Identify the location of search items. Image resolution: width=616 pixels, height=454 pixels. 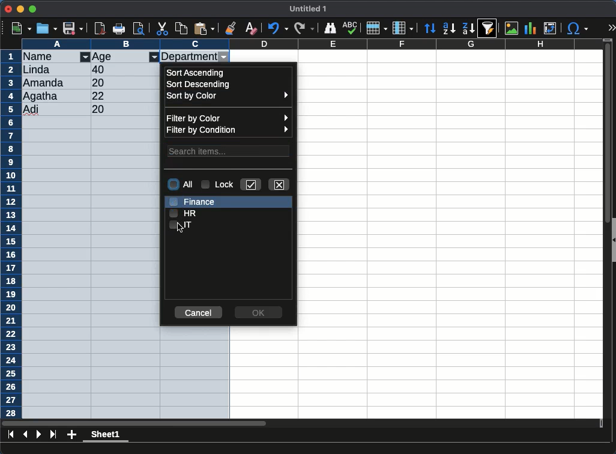
(229, 150).